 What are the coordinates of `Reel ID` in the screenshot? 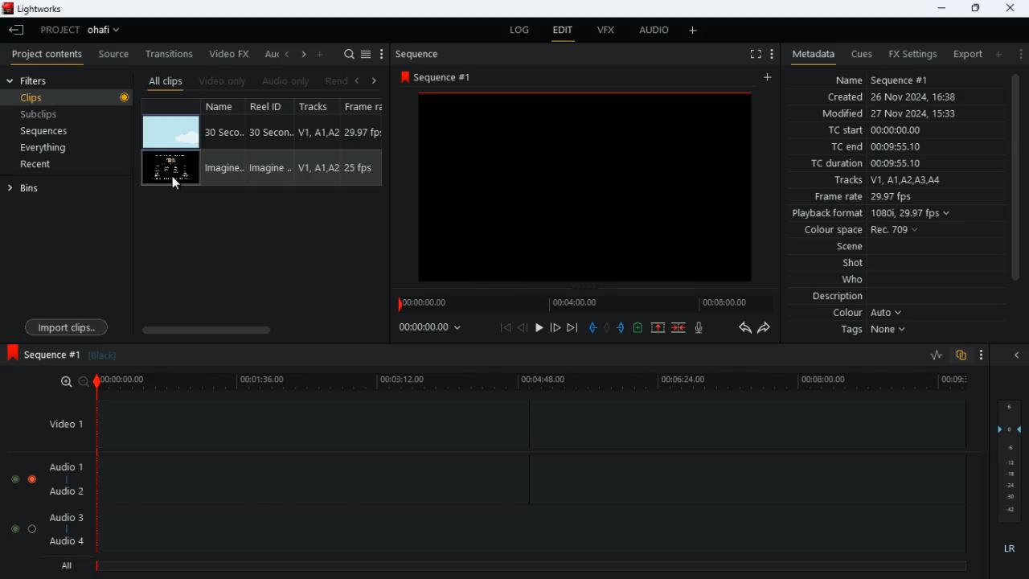 It's located at (272, 133).